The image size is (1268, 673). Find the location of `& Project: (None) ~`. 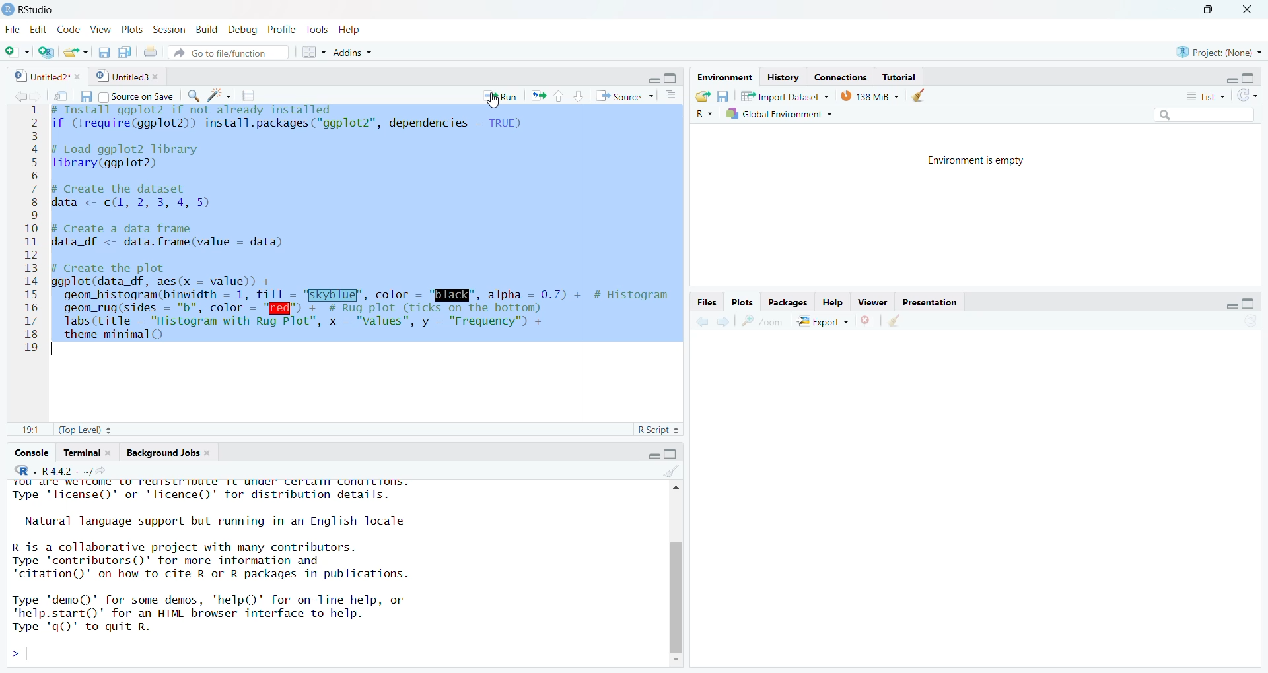

& Project: (None) ~ is located at coordinates (1217, 49).